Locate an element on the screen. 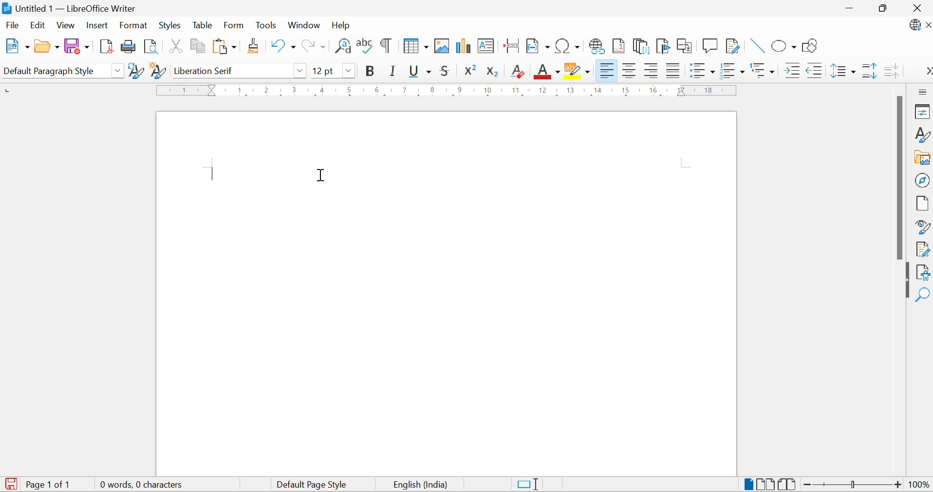 This screenshot has height=492, width=933. Align Center is located at coordinates (631, 72).